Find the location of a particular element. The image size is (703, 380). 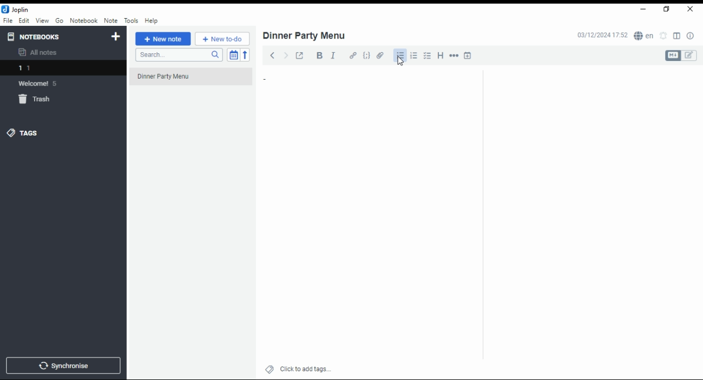

italics is located at coordinates (333, 55).